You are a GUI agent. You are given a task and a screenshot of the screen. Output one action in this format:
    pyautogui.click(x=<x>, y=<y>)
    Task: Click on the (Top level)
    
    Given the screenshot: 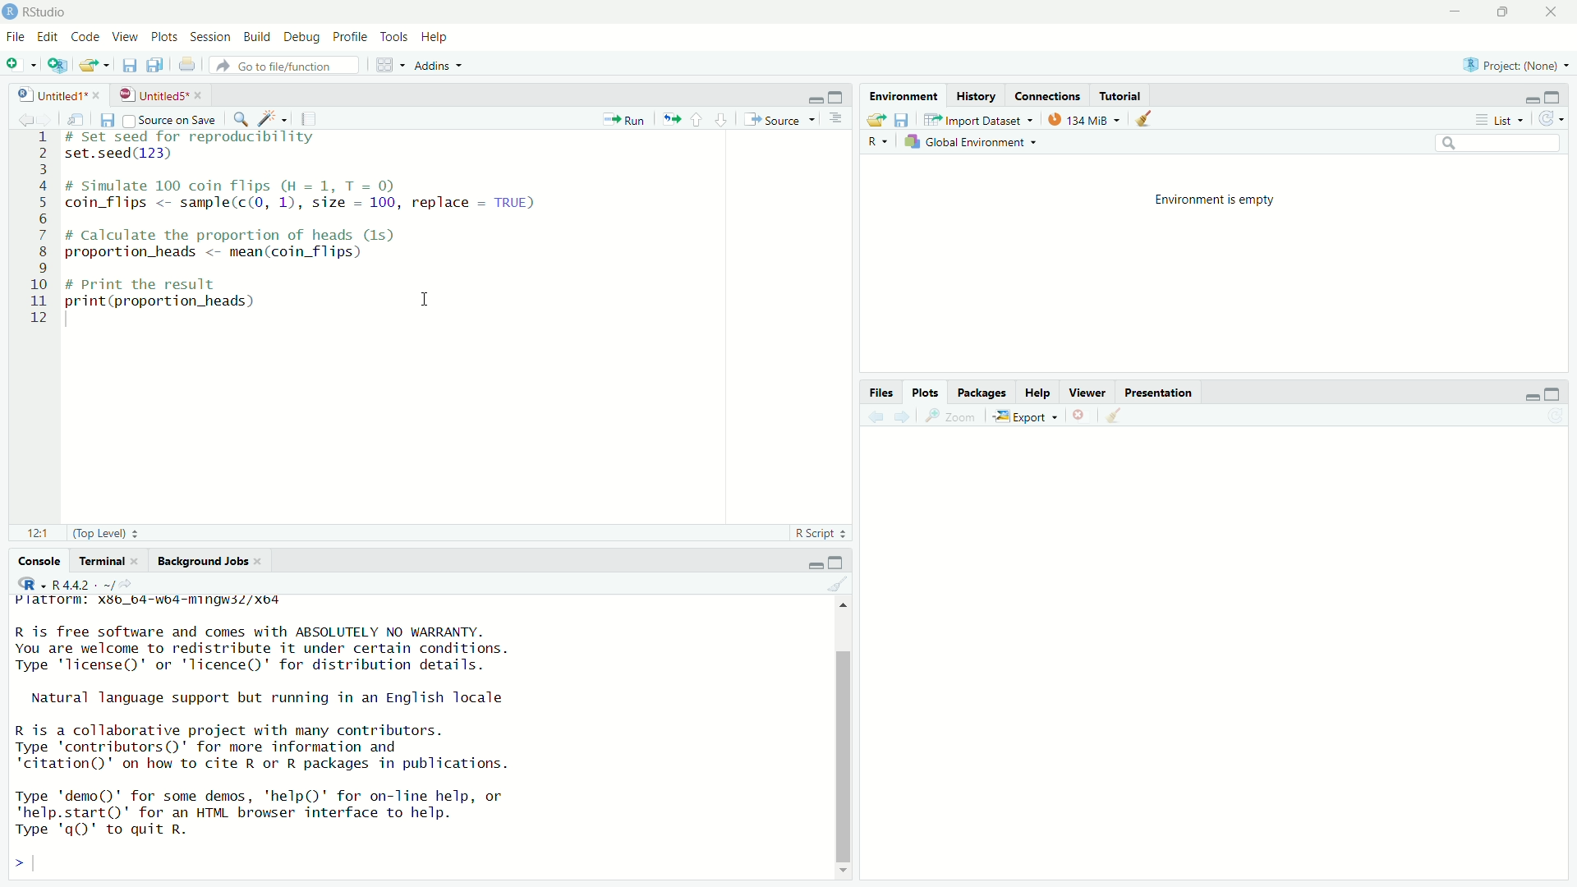 What is the action you would take?
    pyautogui.click(x=106, y=533)
    